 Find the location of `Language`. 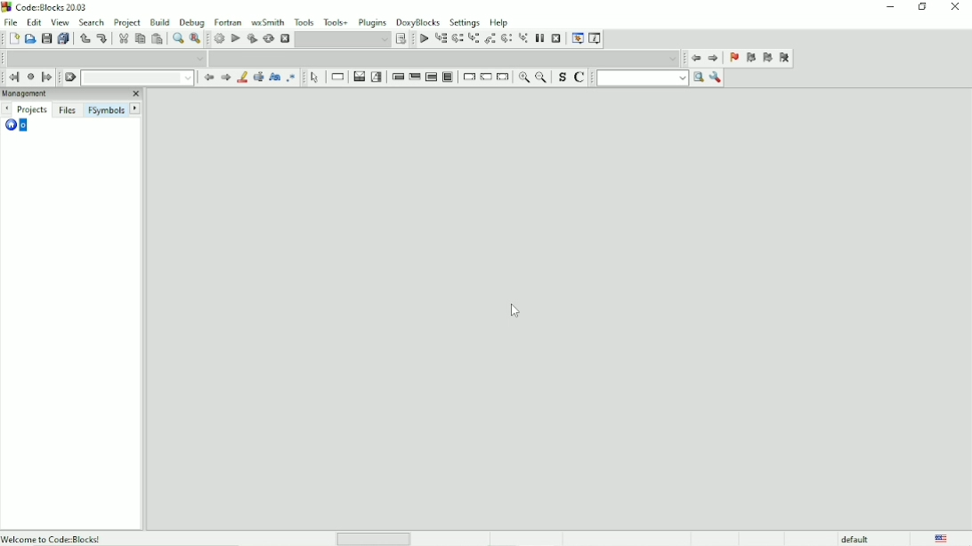

Language is located at coordinates (941, 538).